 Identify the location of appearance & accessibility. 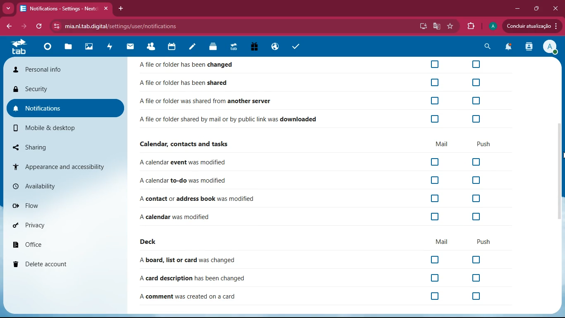
(65, 165).